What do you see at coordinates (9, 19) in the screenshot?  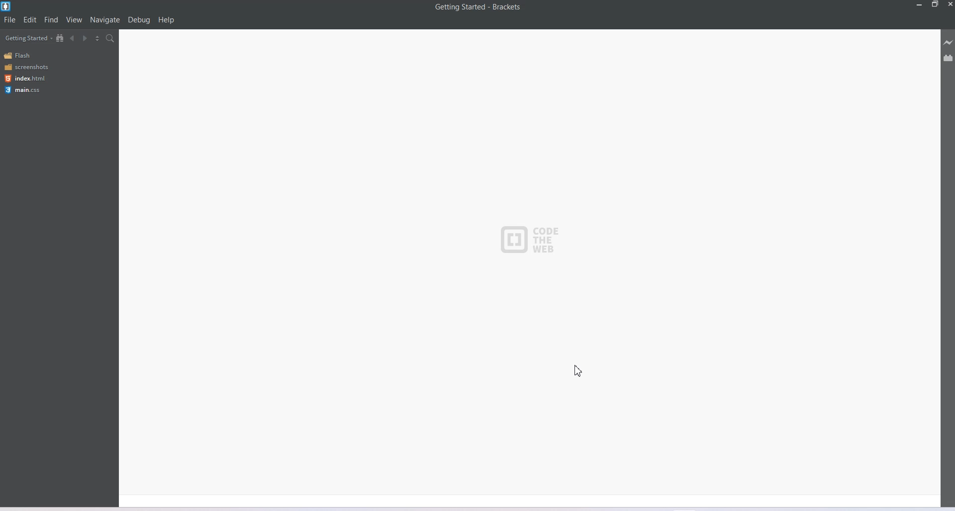 I see `File` at bounding box center [9, 19].